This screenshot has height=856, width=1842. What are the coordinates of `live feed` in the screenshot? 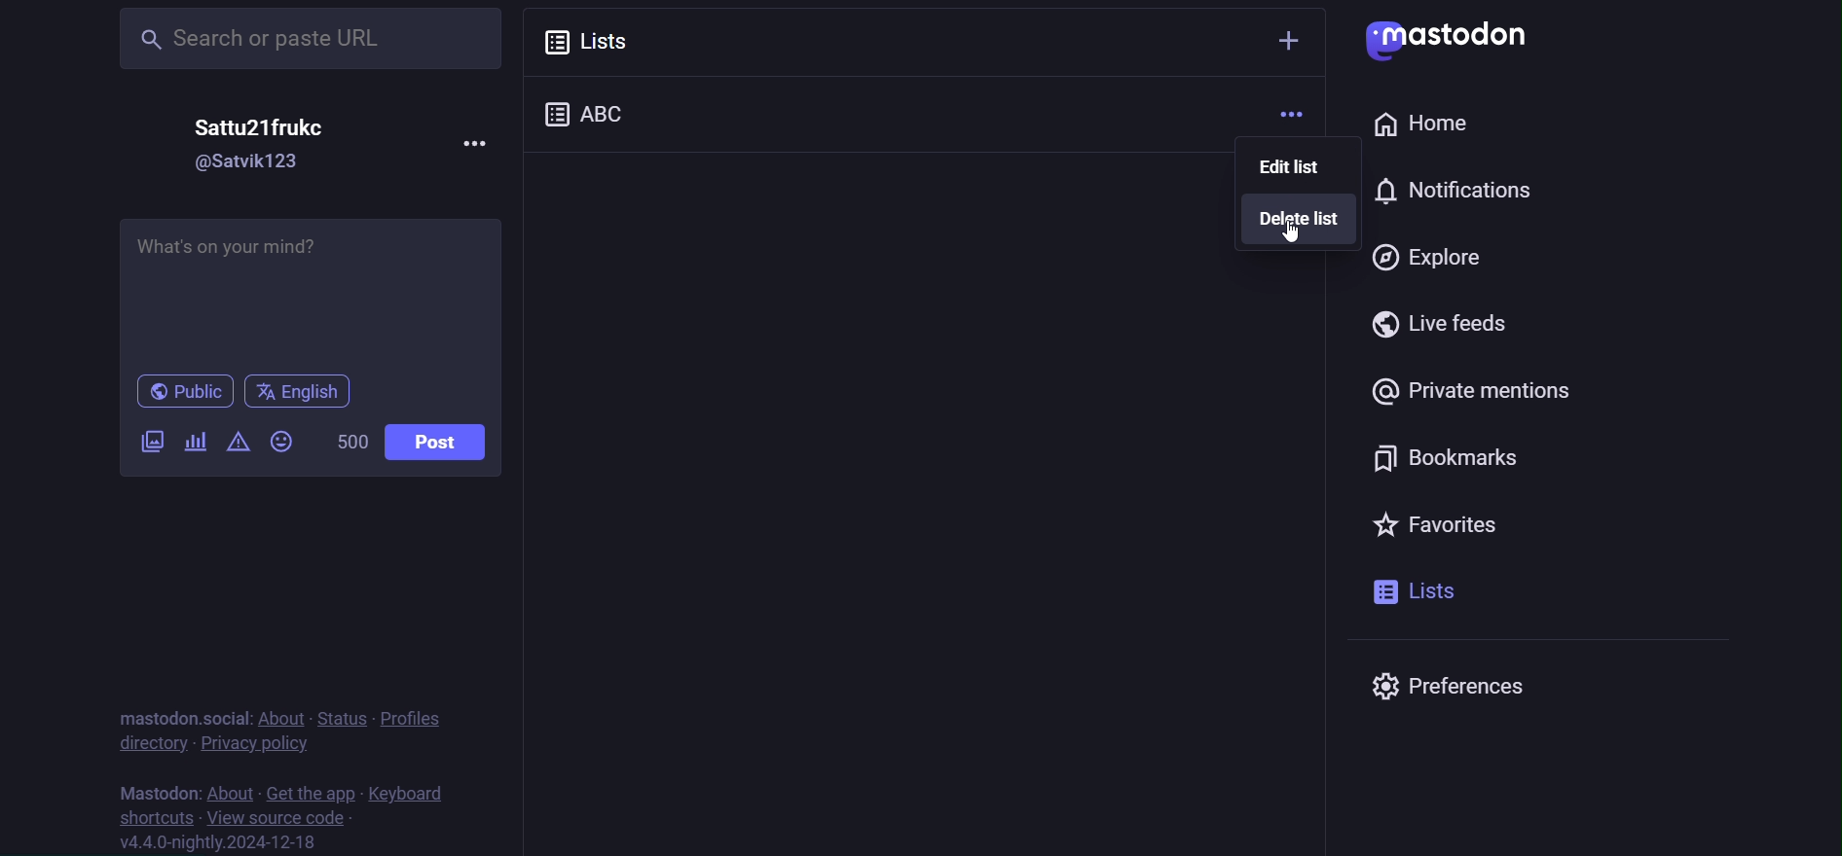 It's located at (1449, 324).